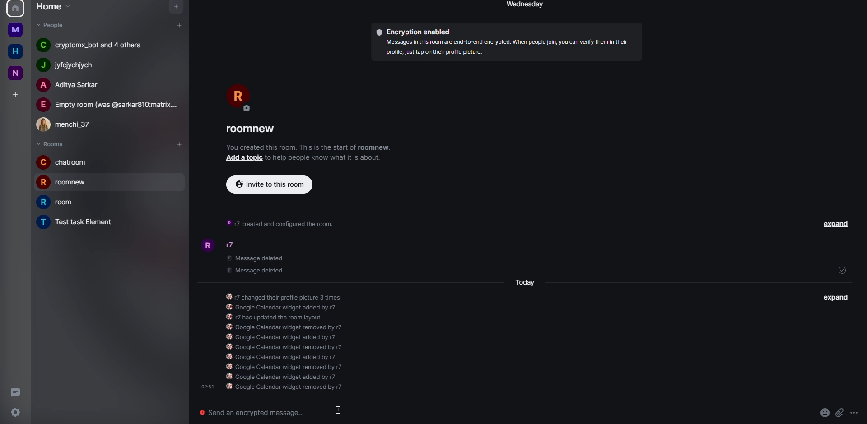 This screenshot has height=424, width=867. Describe the element at coordinates (96, 45) in the screenshot. I see `people` at that location.